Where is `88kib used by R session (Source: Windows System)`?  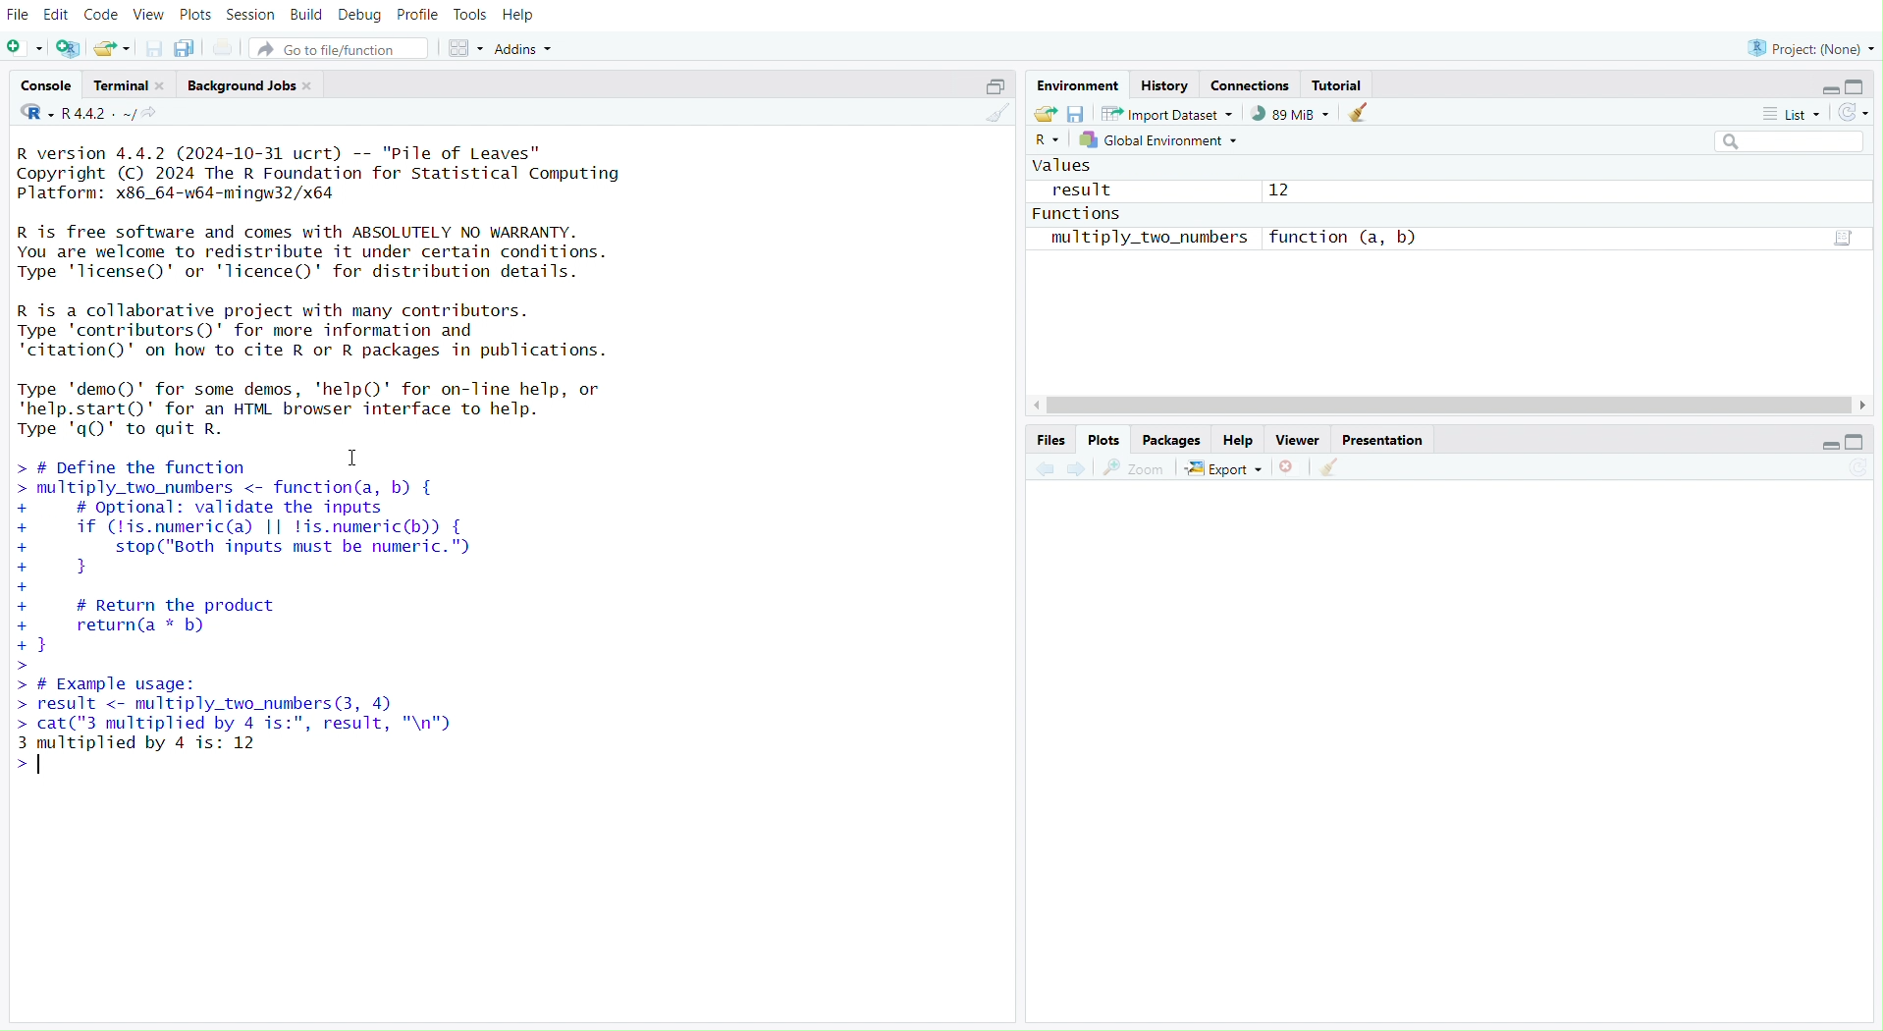
88kib used by R session (Source: Windows System) is located at coordinates (1286, 114).